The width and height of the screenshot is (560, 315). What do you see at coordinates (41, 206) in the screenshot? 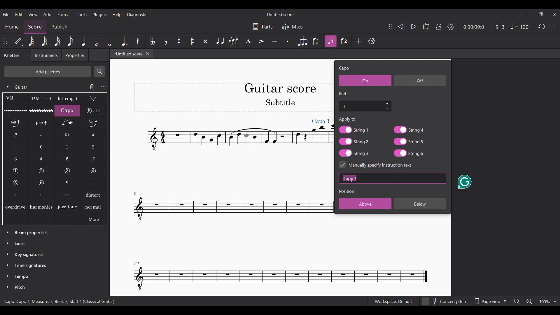
I see `Harmonics` at bounding box center [41, 206].